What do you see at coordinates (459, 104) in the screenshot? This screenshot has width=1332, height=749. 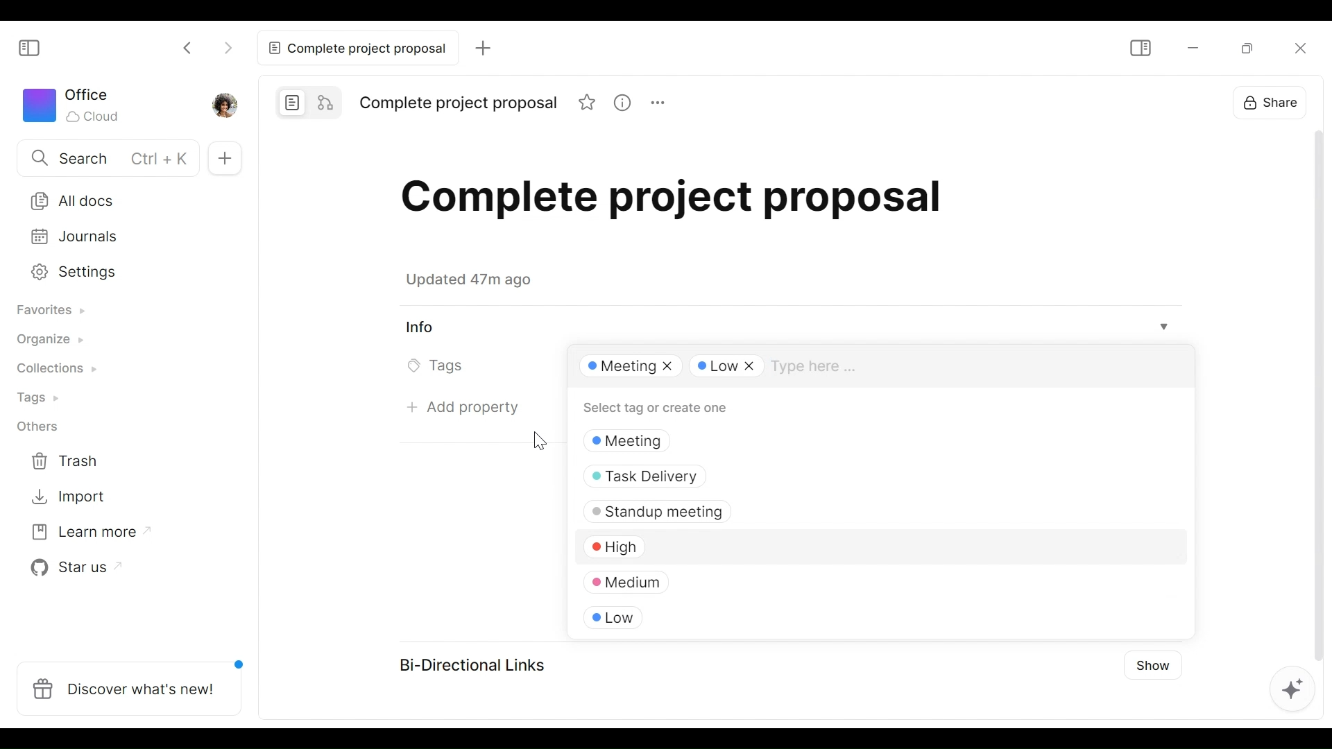 I see `Title` at bounding box center [459, 104].